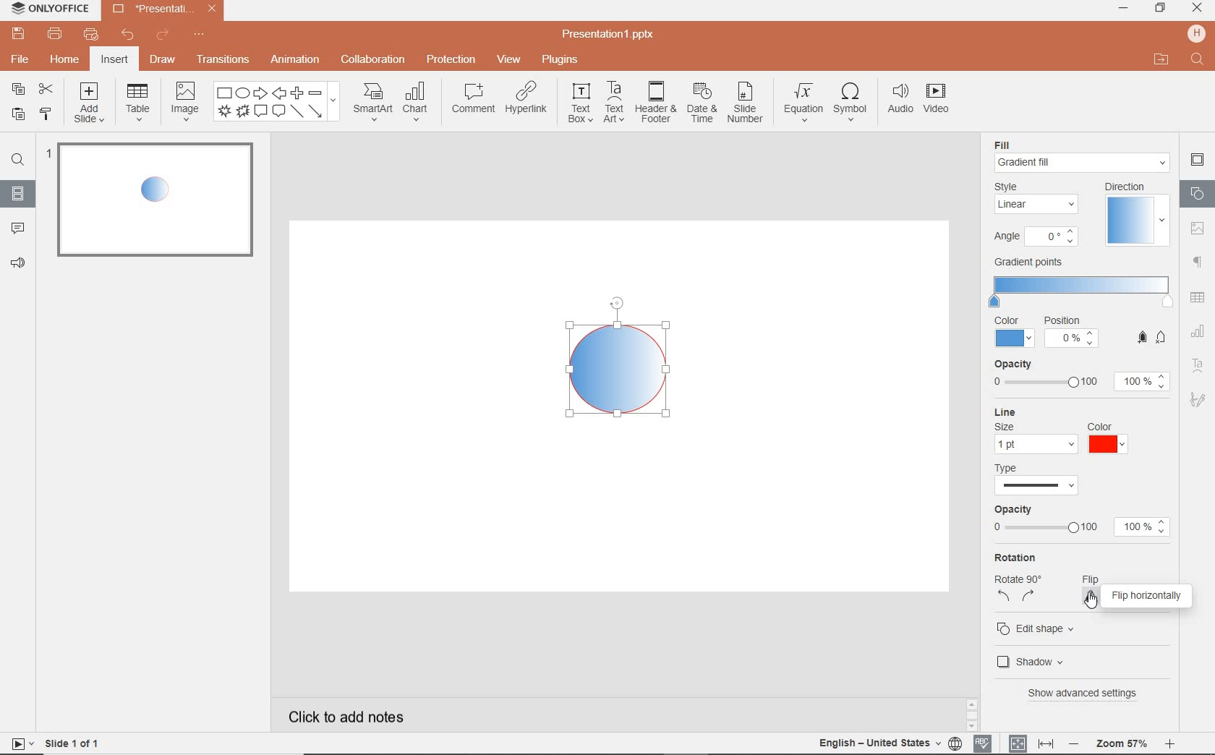  I want to click on color, so click(1015, 332).